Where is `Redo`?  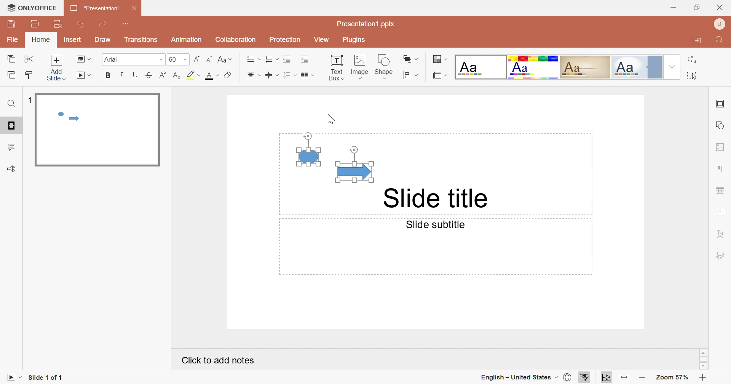
Redo is located at coordinates (104, 26).